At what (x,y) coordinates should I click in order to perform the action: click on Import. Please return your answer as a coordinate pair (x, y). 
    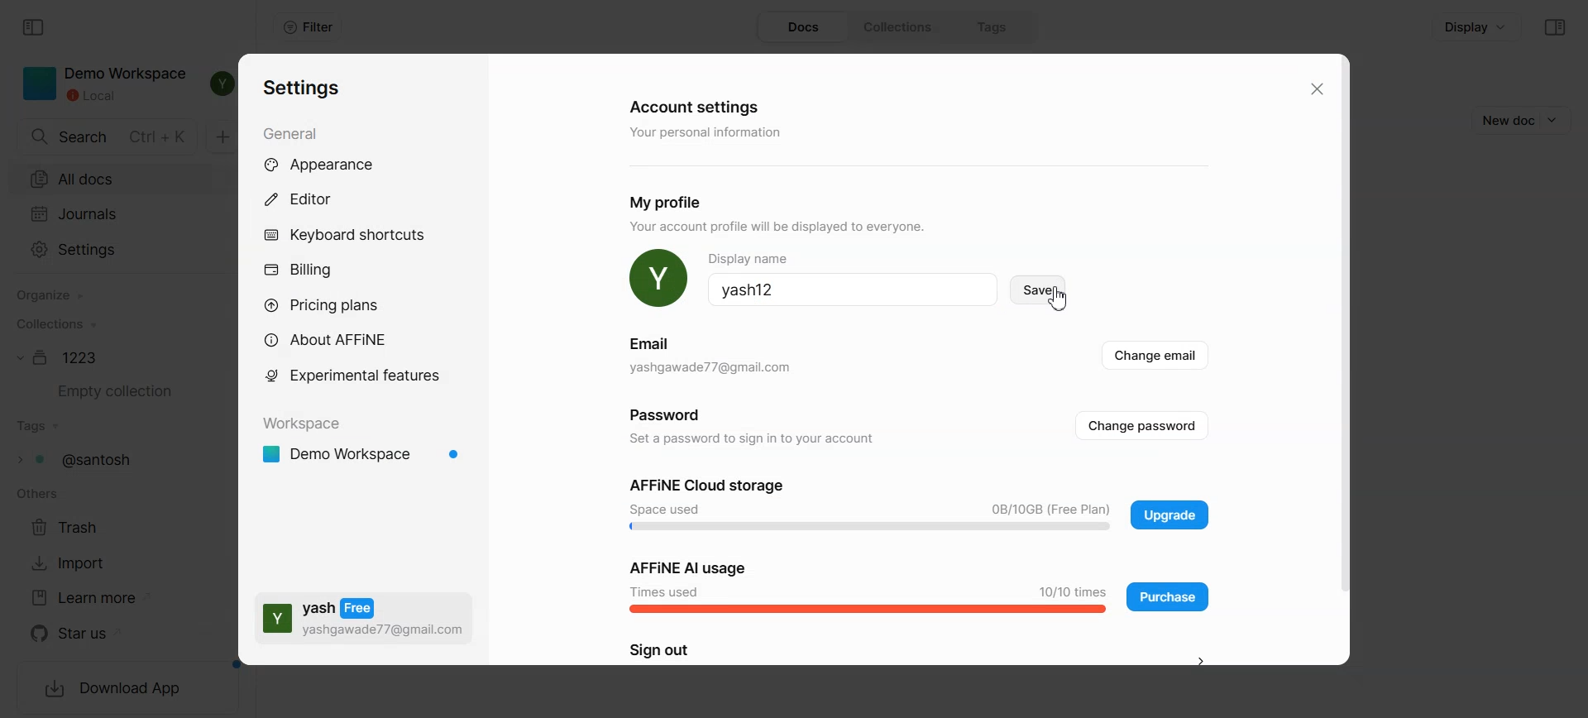
    Looking at the image, I should click on (76, 562).